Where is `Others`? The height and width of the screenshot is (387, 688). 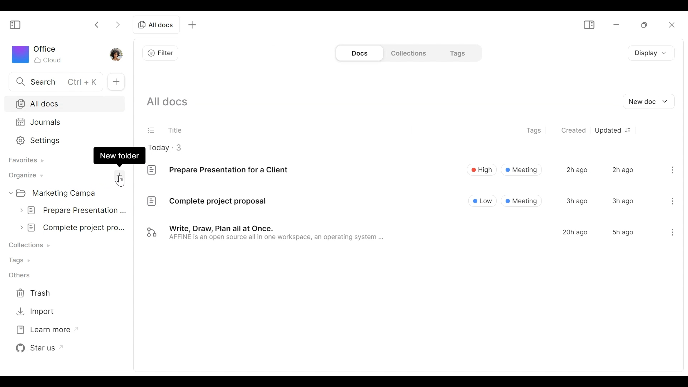
Others is located at coordinates (19, 276).